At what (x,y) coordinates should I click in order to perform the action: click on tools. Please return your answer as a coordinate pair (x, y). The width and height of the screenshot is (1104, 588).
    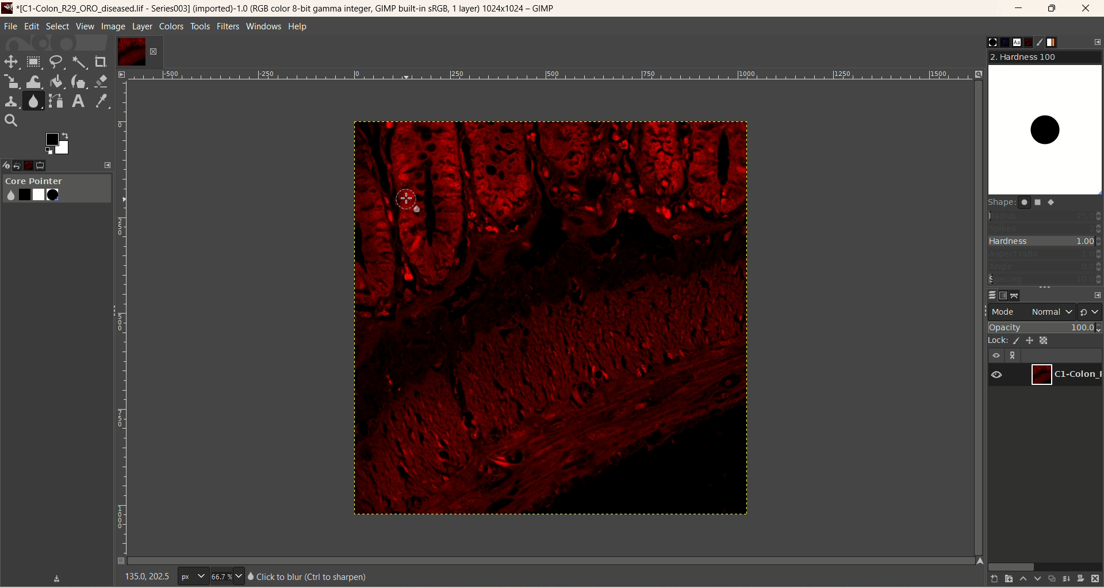
    Looking at the image, I should click on (201, 26).